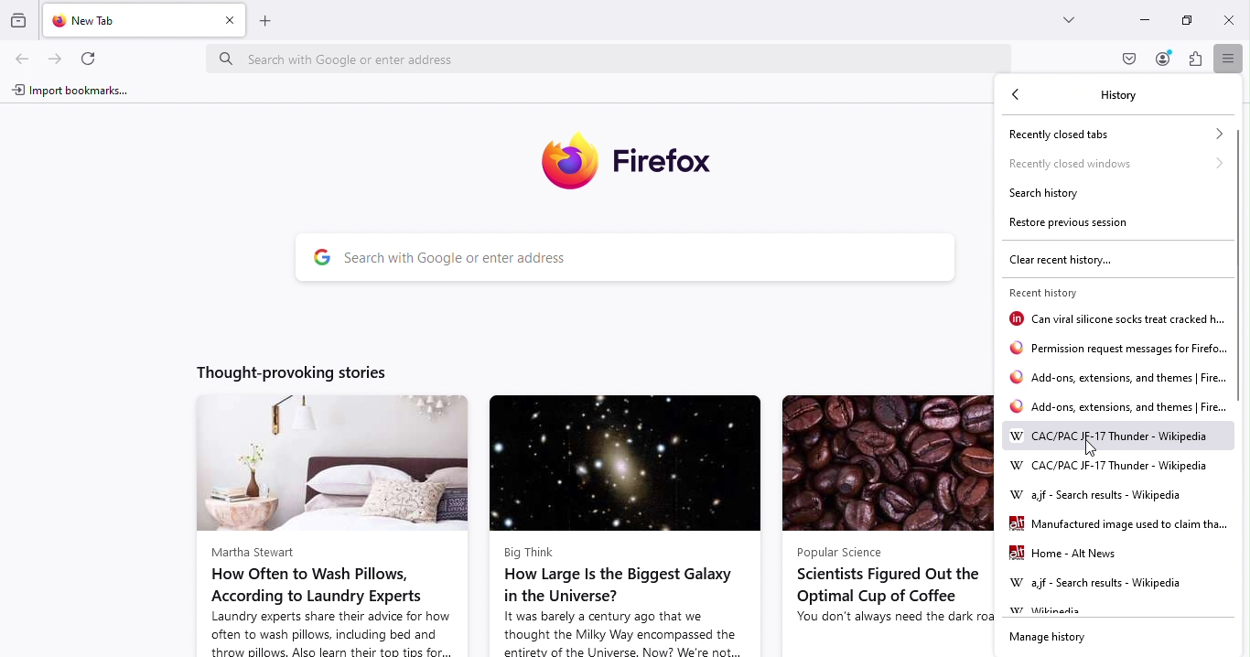  What do you see at coordinates (21, 20) in the screenshot?
I see `View recent browsing across windows and devices` at bounding box center [21, 20].